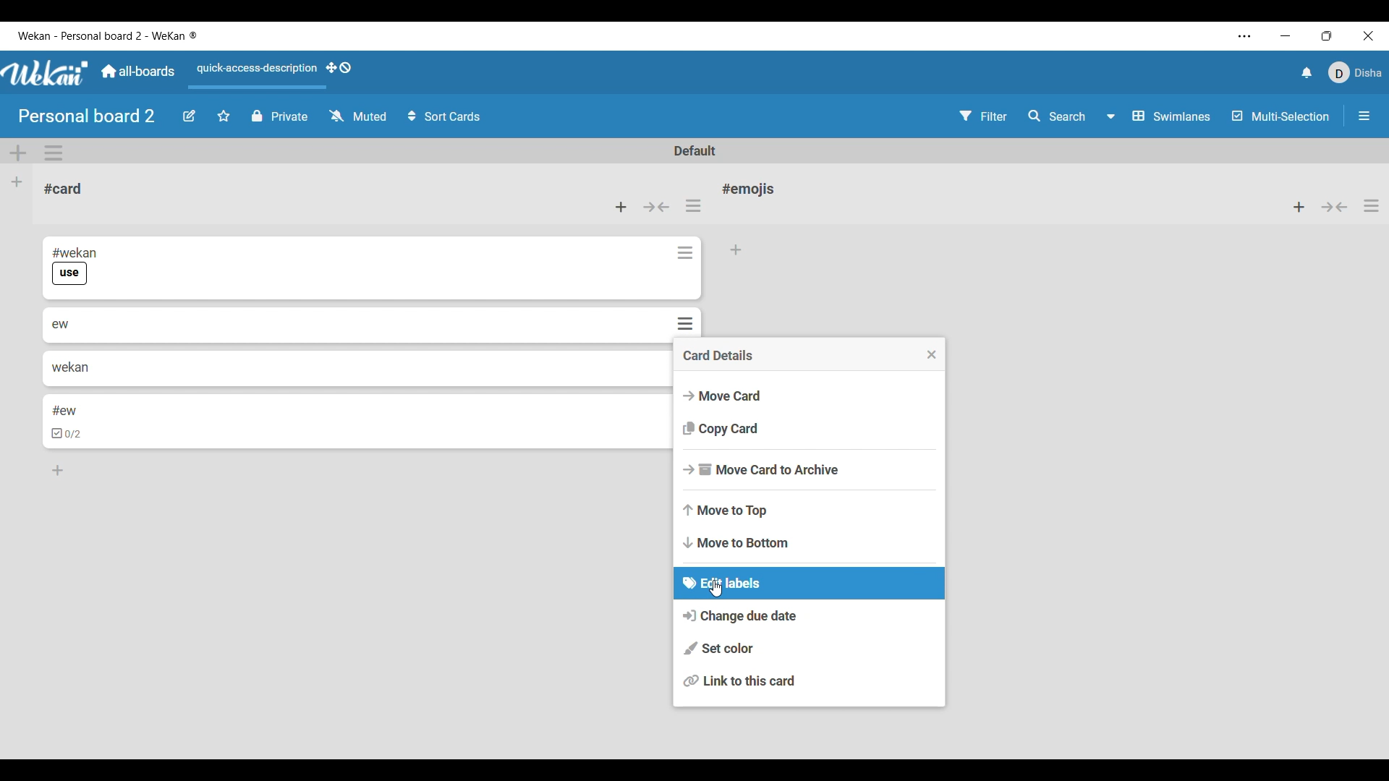 This screenshot has height=781, width=1389. What do you see at coordinates (693, 205) in the screenshot?
I see `List actions` at bounding box center [693, 205].